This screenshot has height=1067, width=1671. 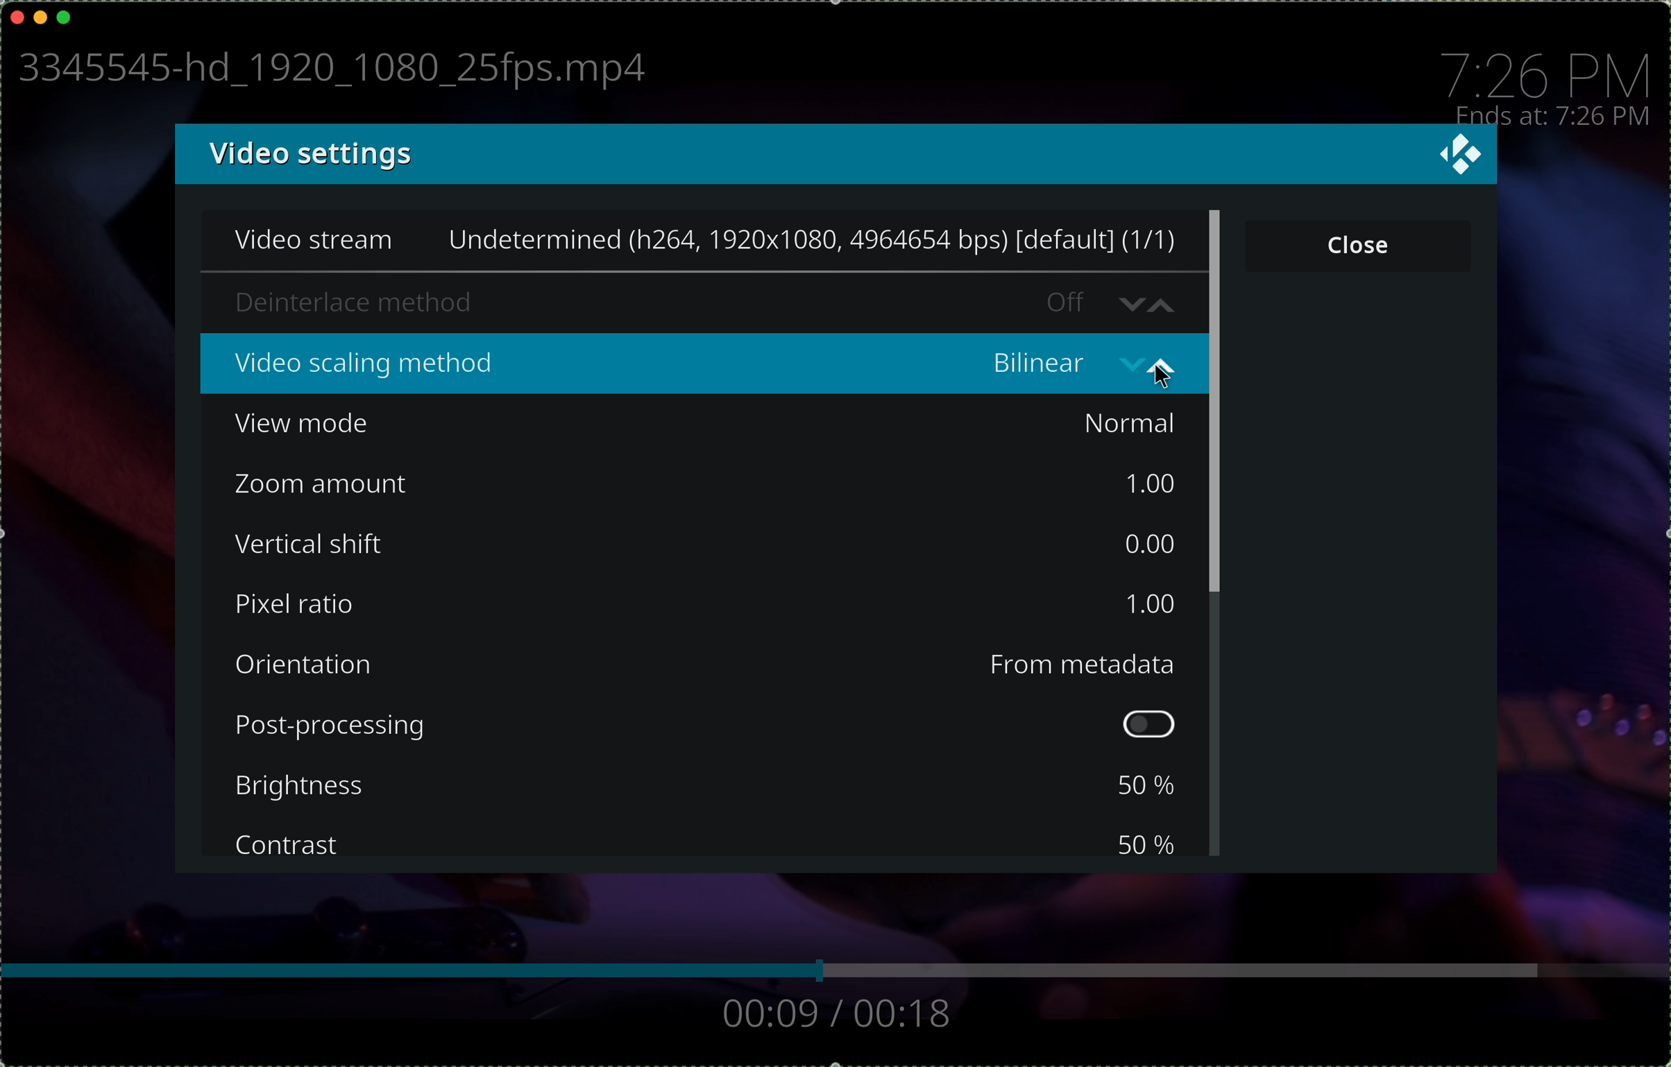 I want to click on bar, so click(x=833, y=970).